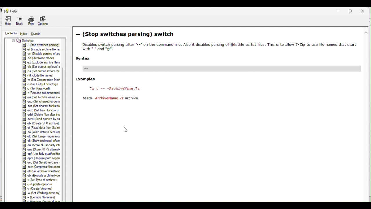 The height and width of the screenshot is (209, 371). Describe the element at coordinates (42, 192) in the screenshot. I see `` at that location.